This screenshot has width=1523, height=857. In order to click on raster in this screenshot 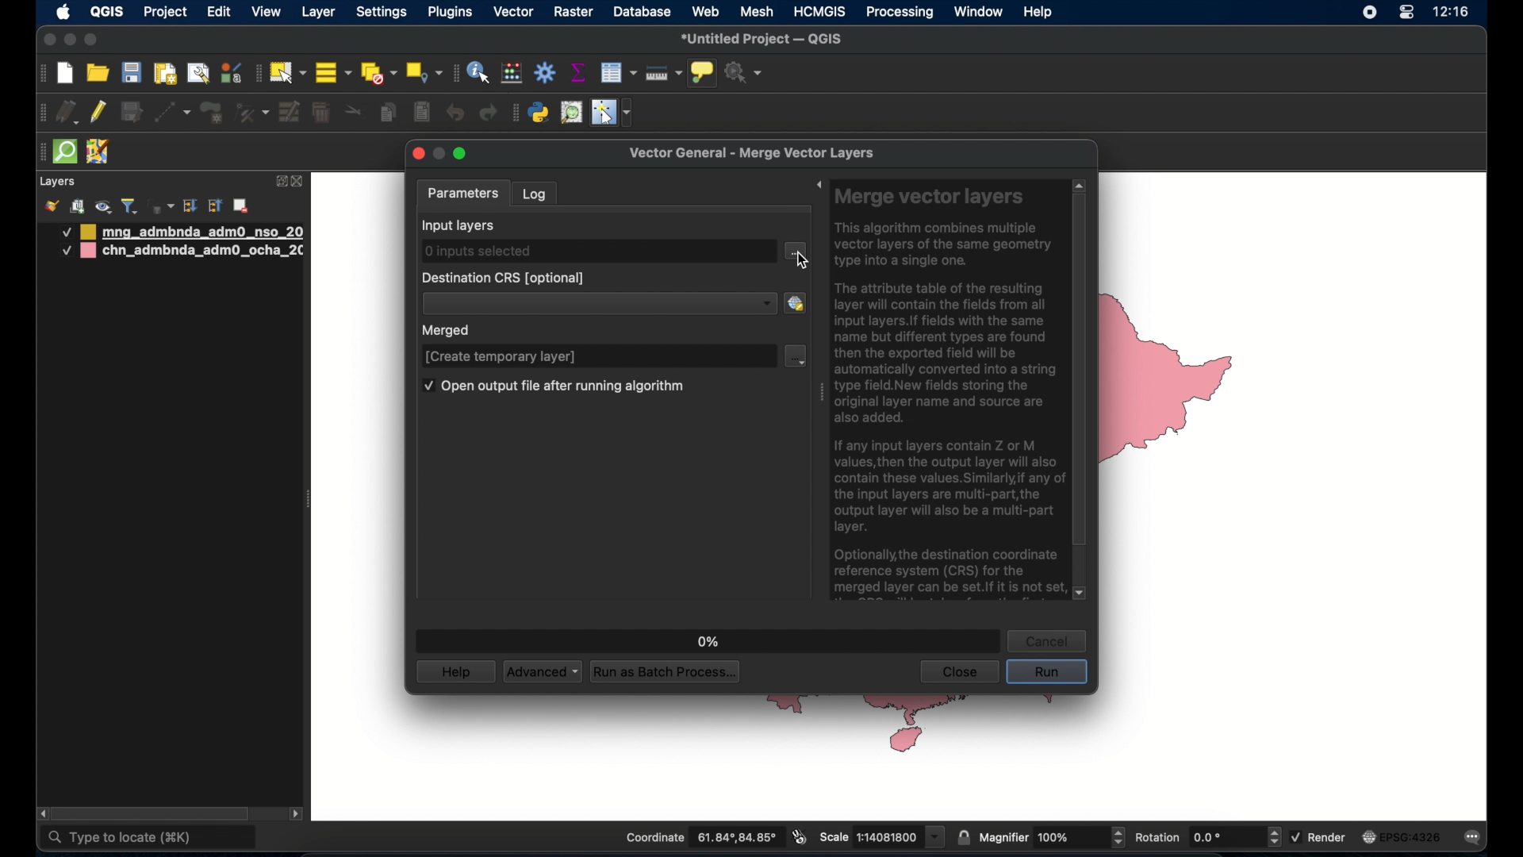, I will do `click(574, 13)`.